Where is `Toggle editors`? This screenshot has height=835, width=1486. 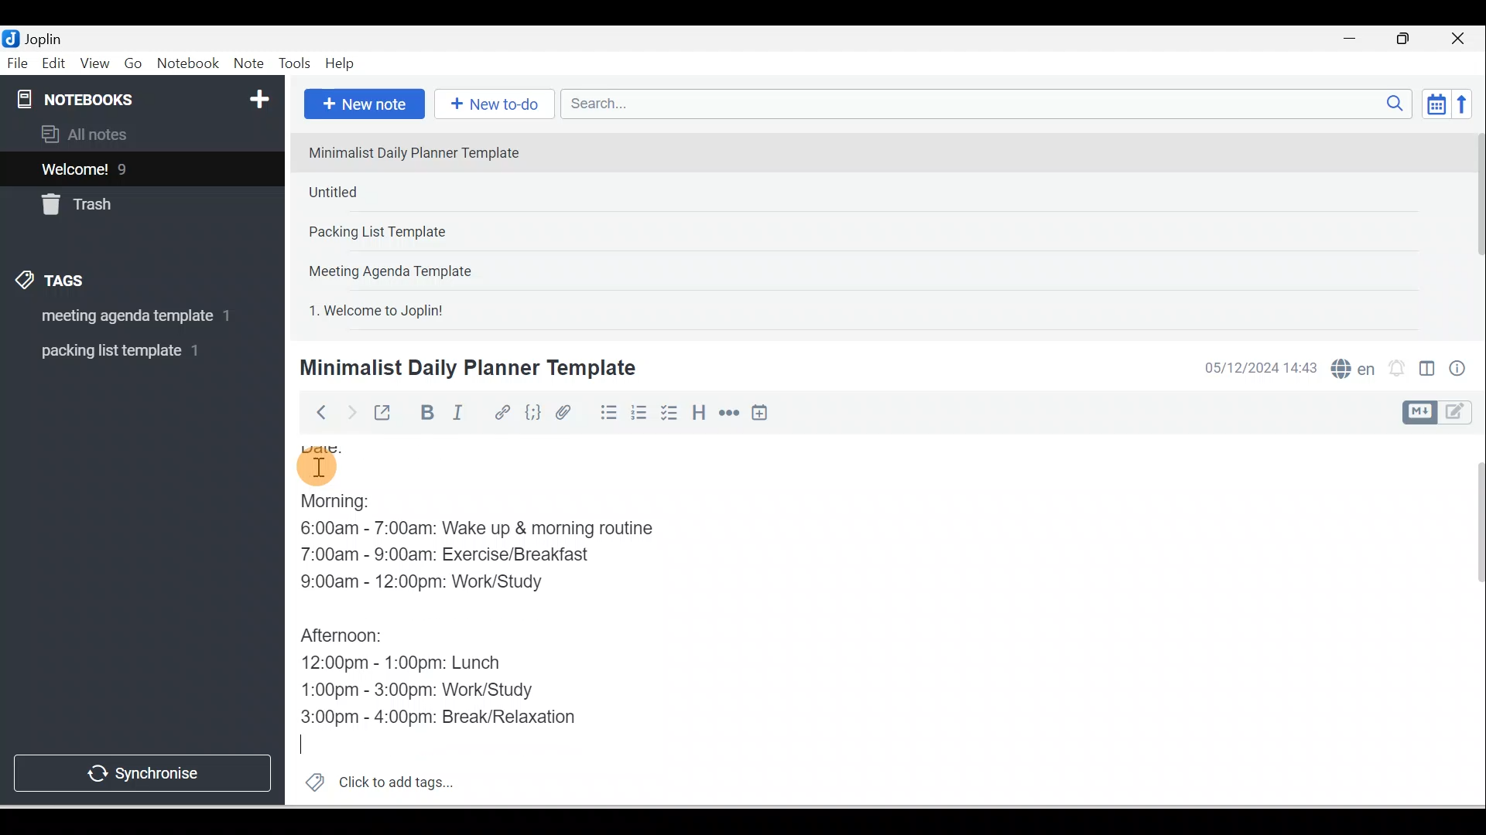 Toggle editors is located at coordinates (1427, 371).